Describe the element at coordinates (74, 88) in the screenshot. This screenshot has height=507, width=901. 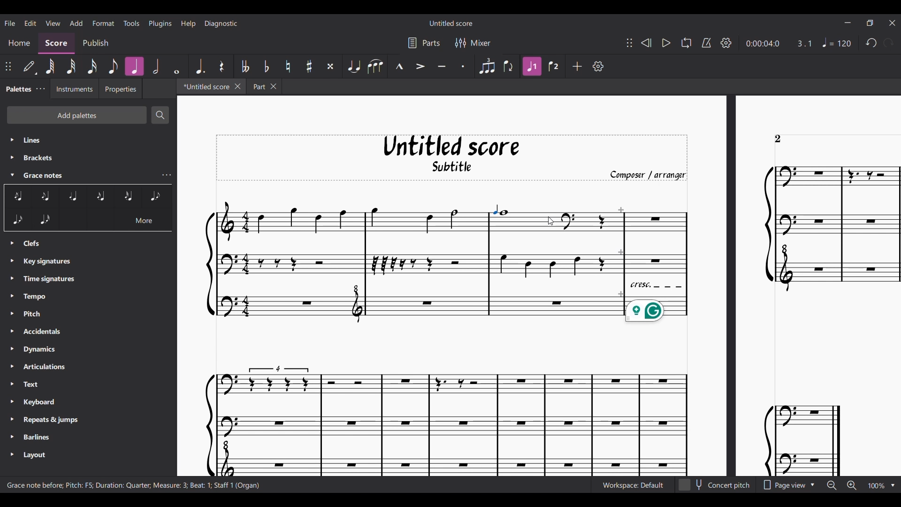
I see `Instruments tab` at that location.